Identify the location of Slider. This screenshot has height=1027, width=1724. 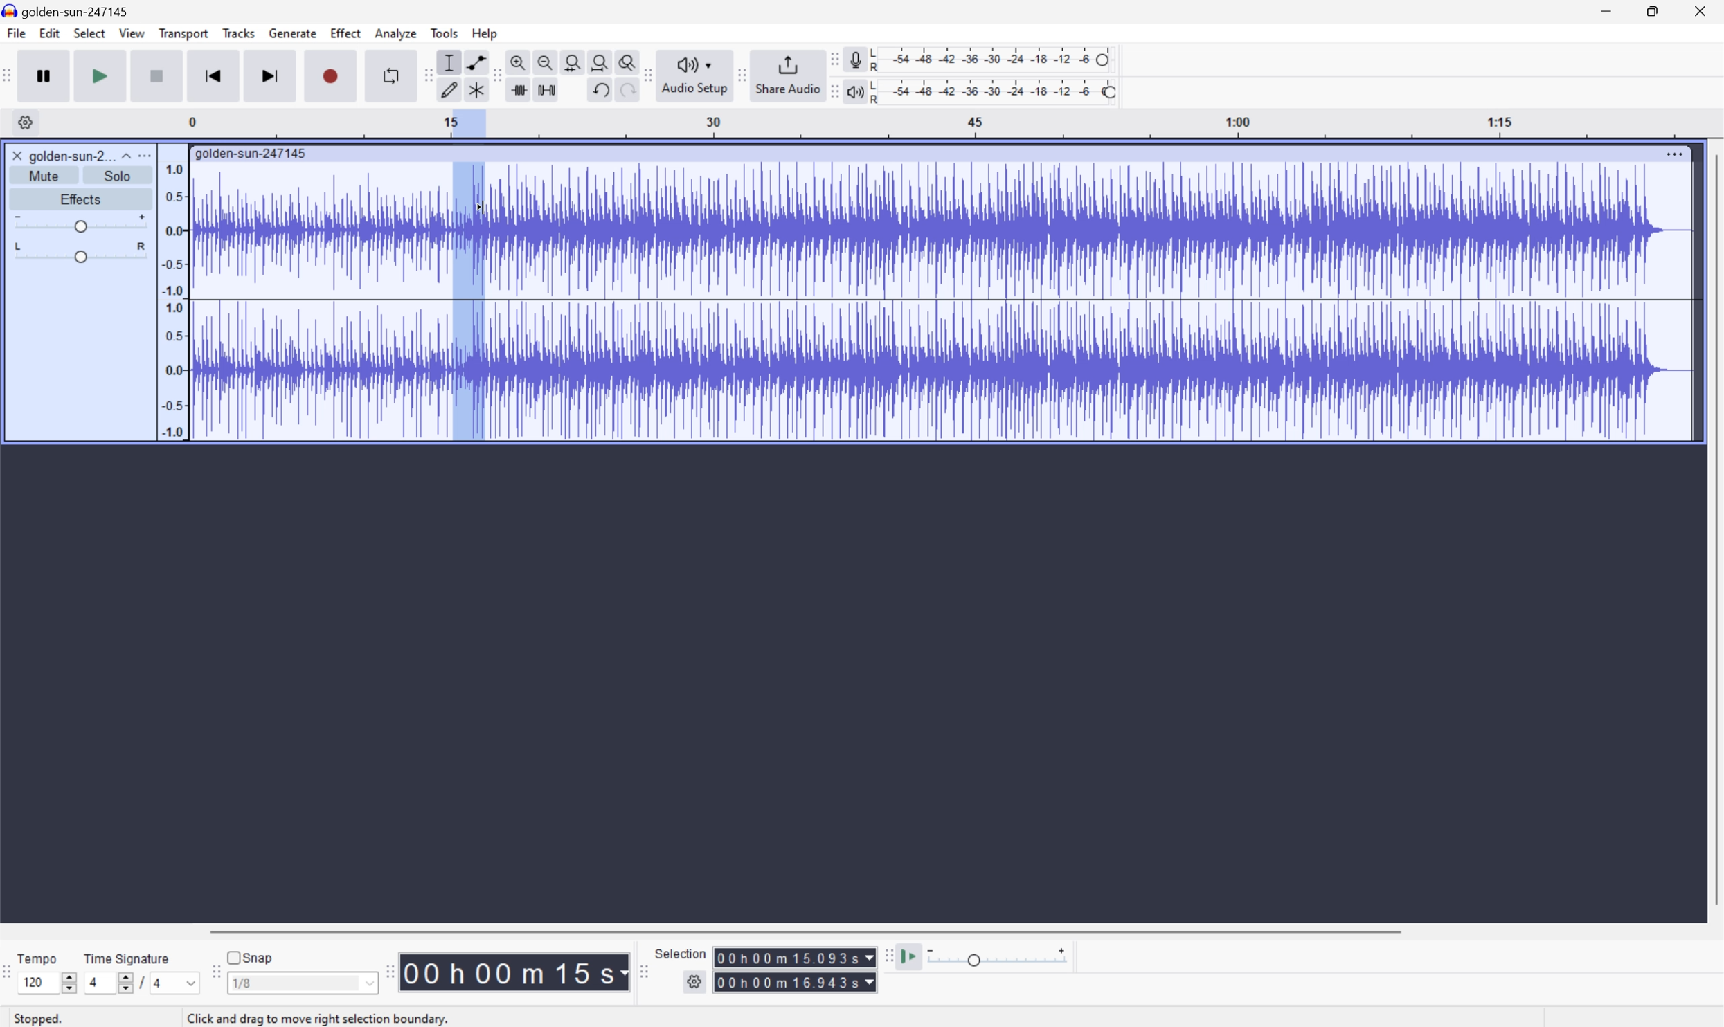
(118, 985).